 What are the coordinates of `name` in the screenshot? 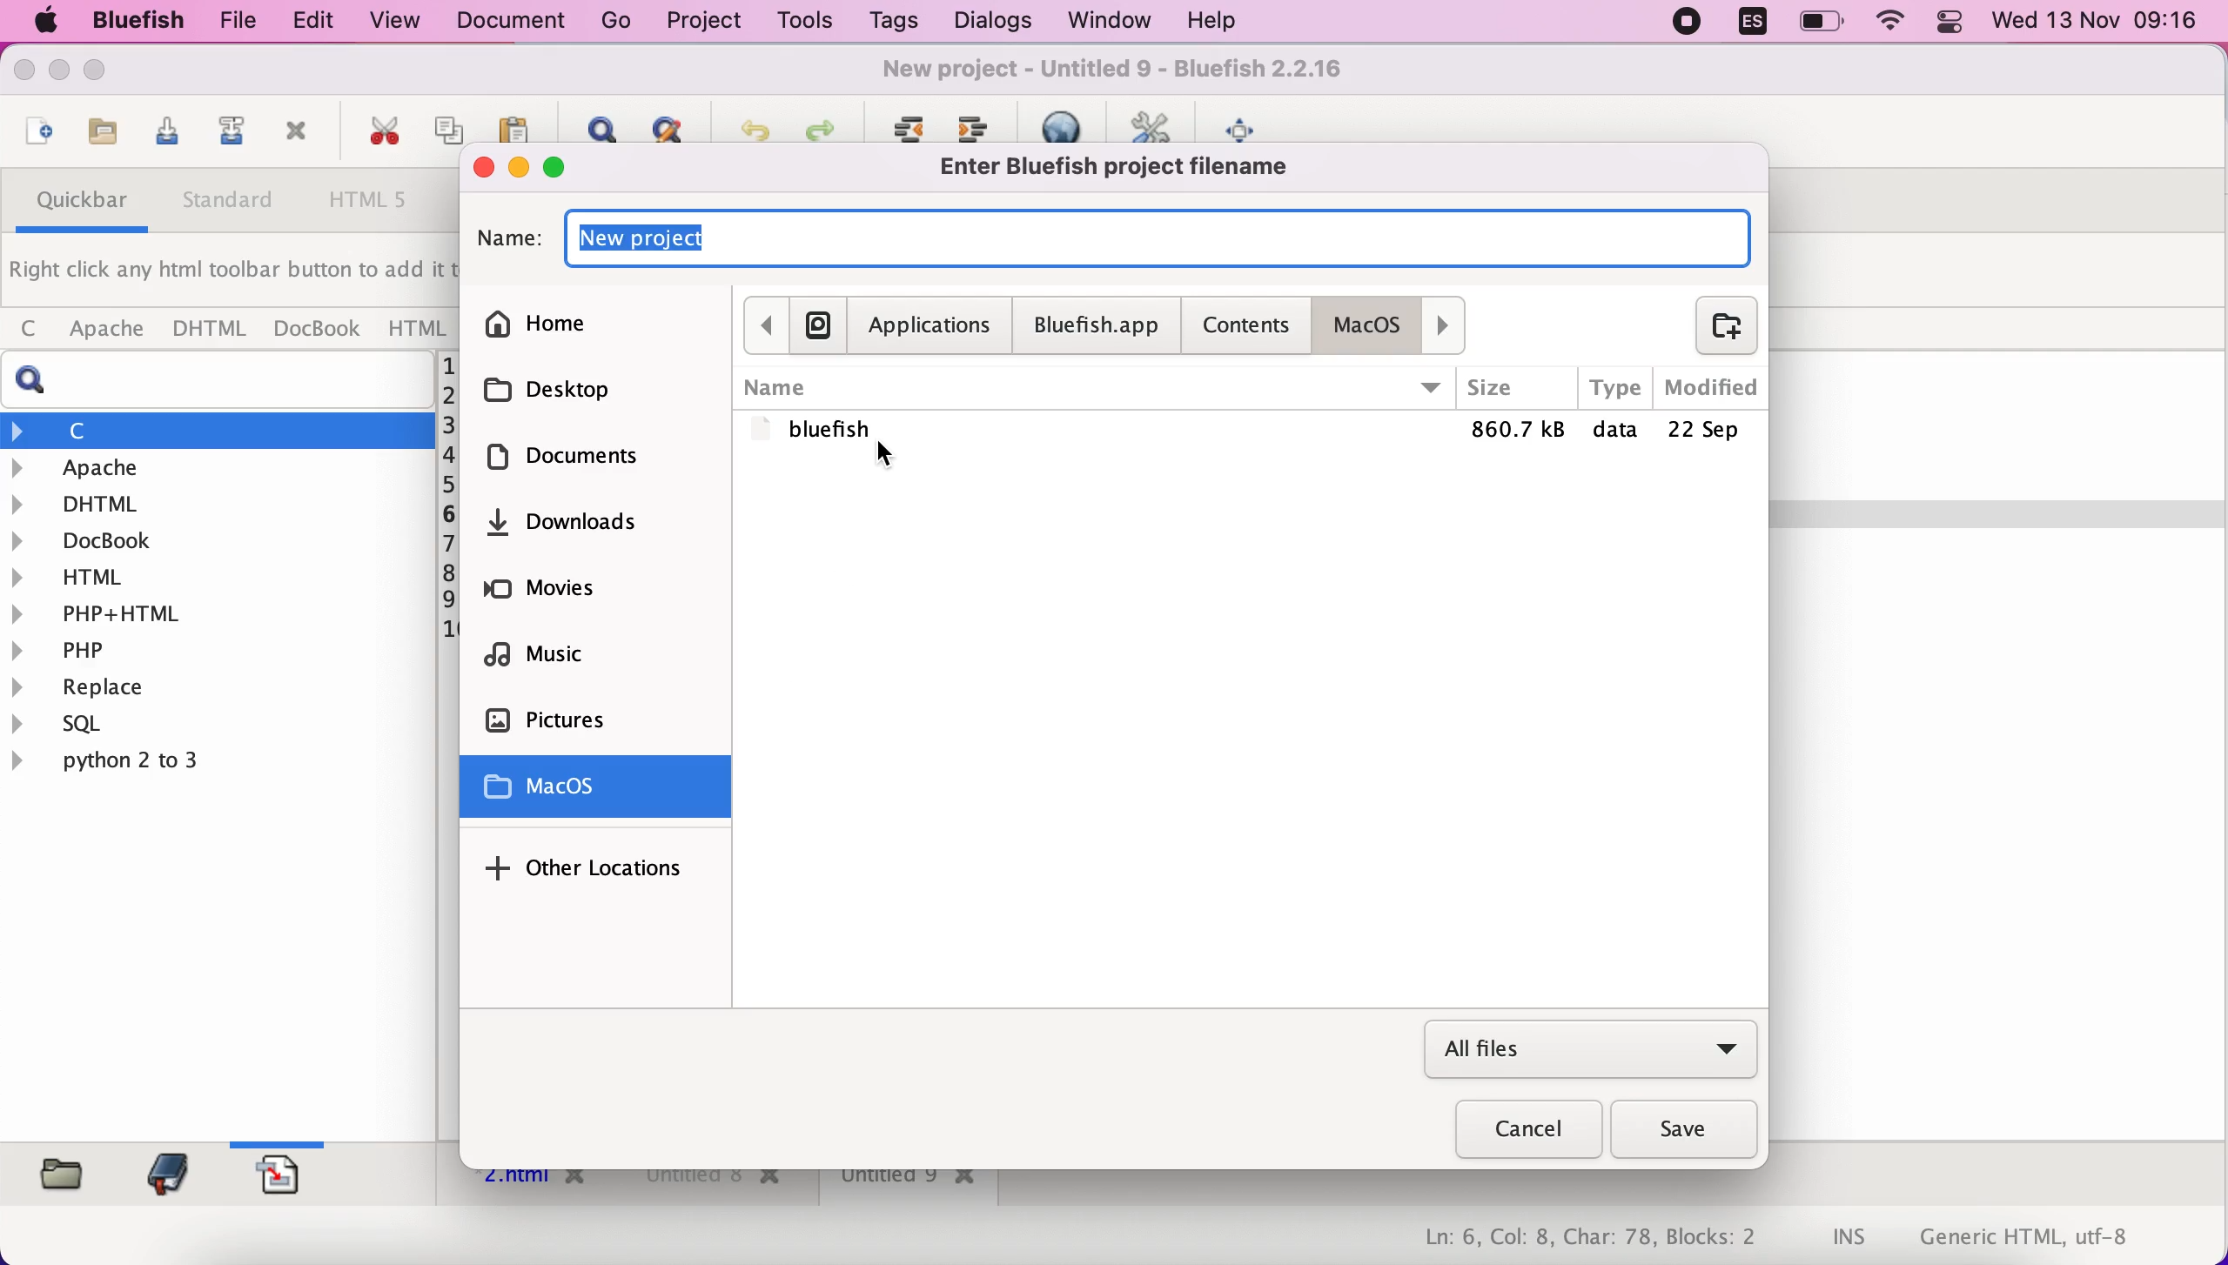 It's located at (1095, 387).